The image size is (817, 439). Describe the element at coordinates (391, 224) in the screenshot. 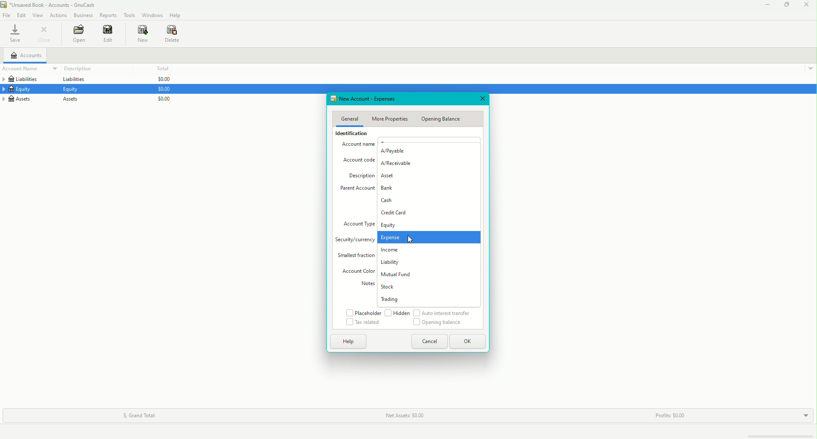

I see `Equity` at that location.